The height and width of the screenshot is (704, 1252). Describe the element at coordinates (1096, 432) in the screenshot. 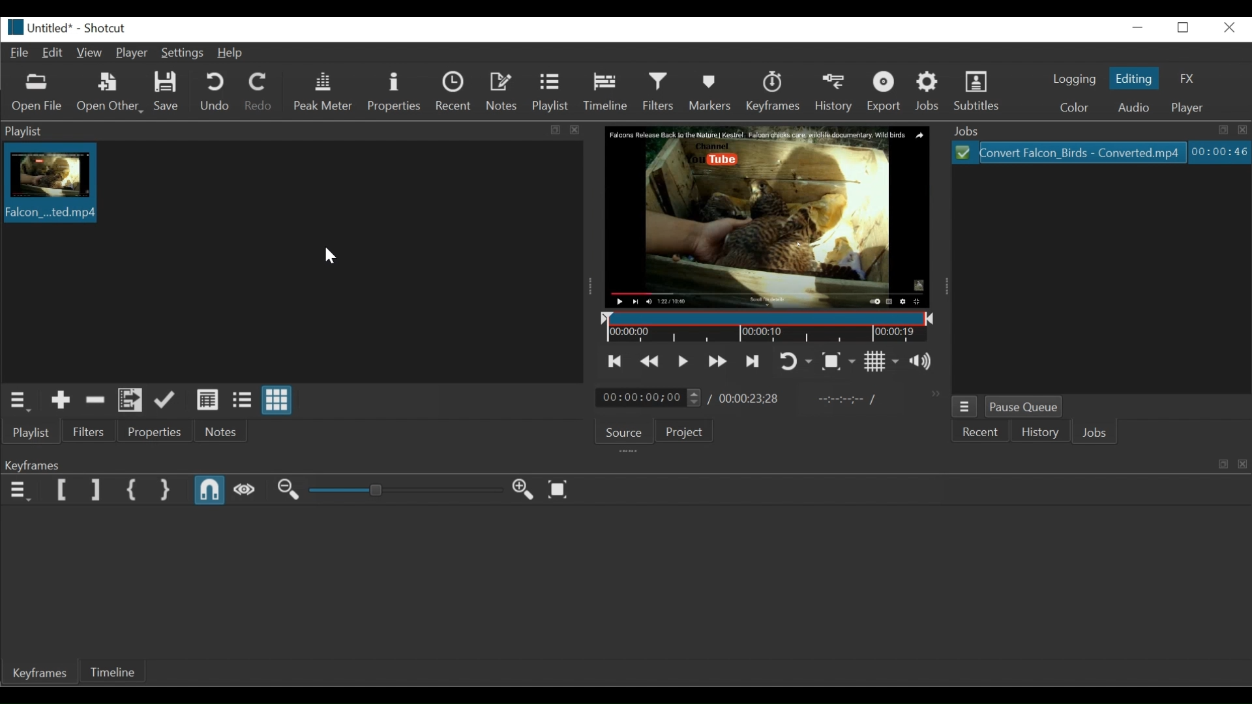

I see `Jobs` at that location.